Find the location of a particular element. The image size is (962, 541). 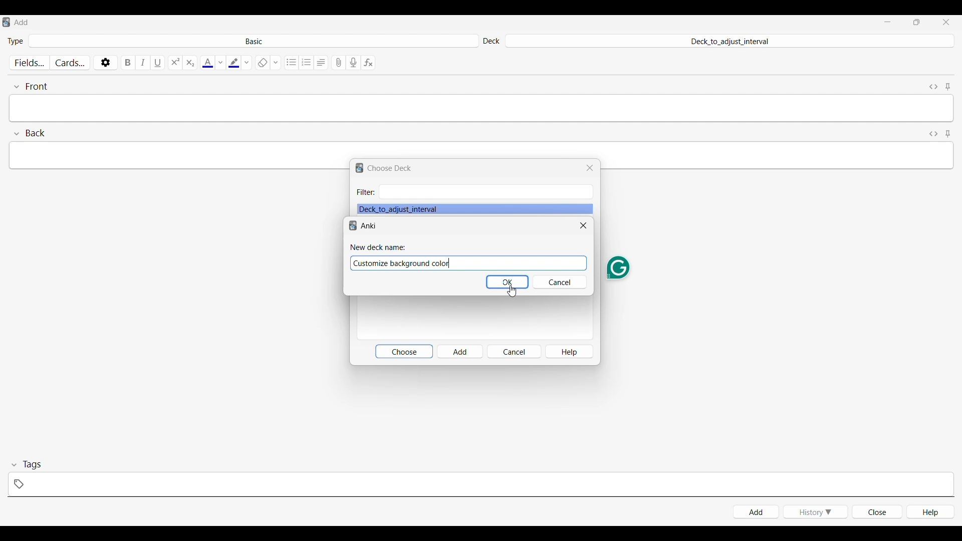

Close window is located at coordinates (589, 168).